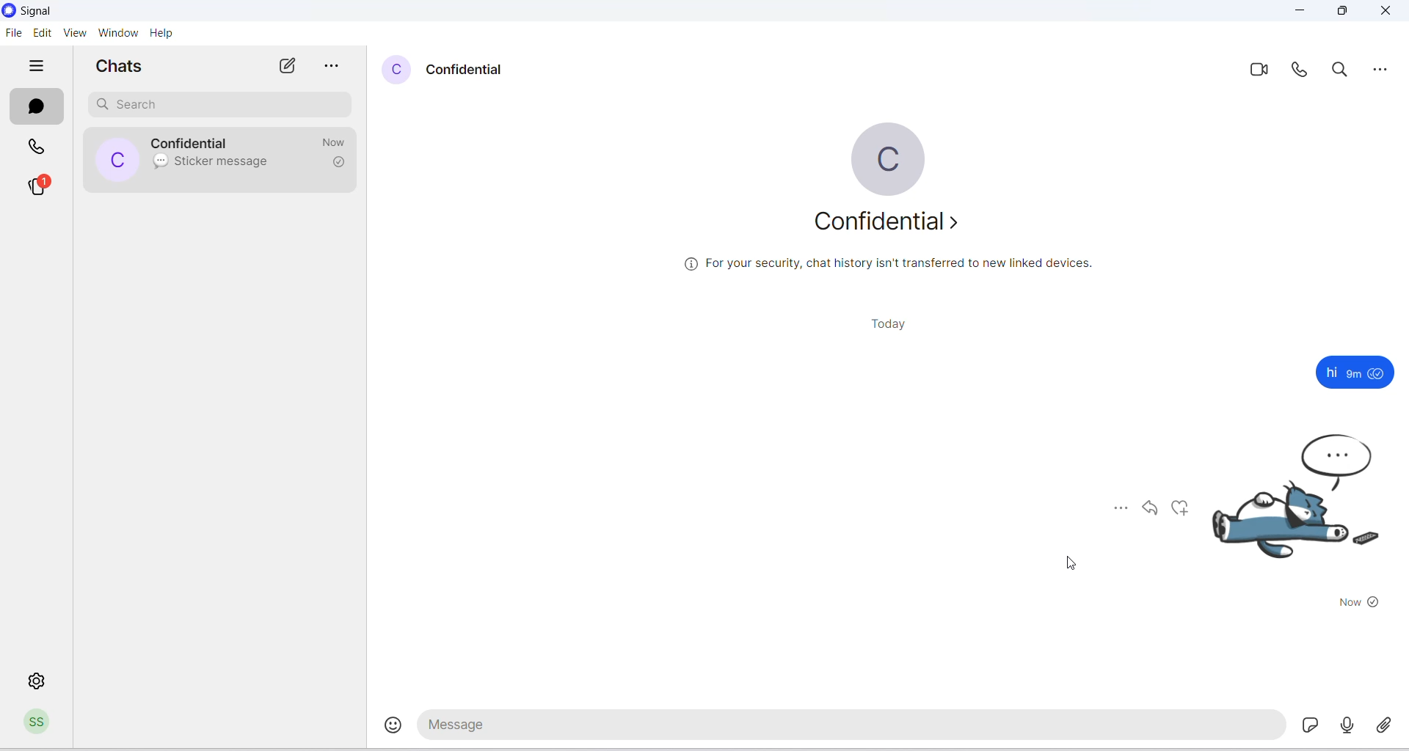  I want to click on view, so click(76, 34).